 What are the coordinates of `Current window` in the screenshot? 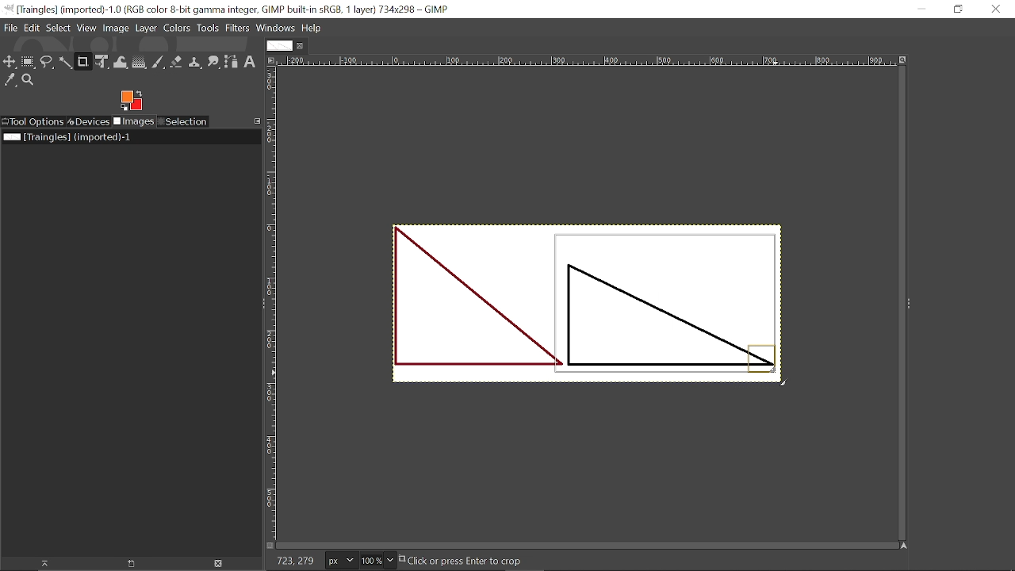 It's located at (230, 9).